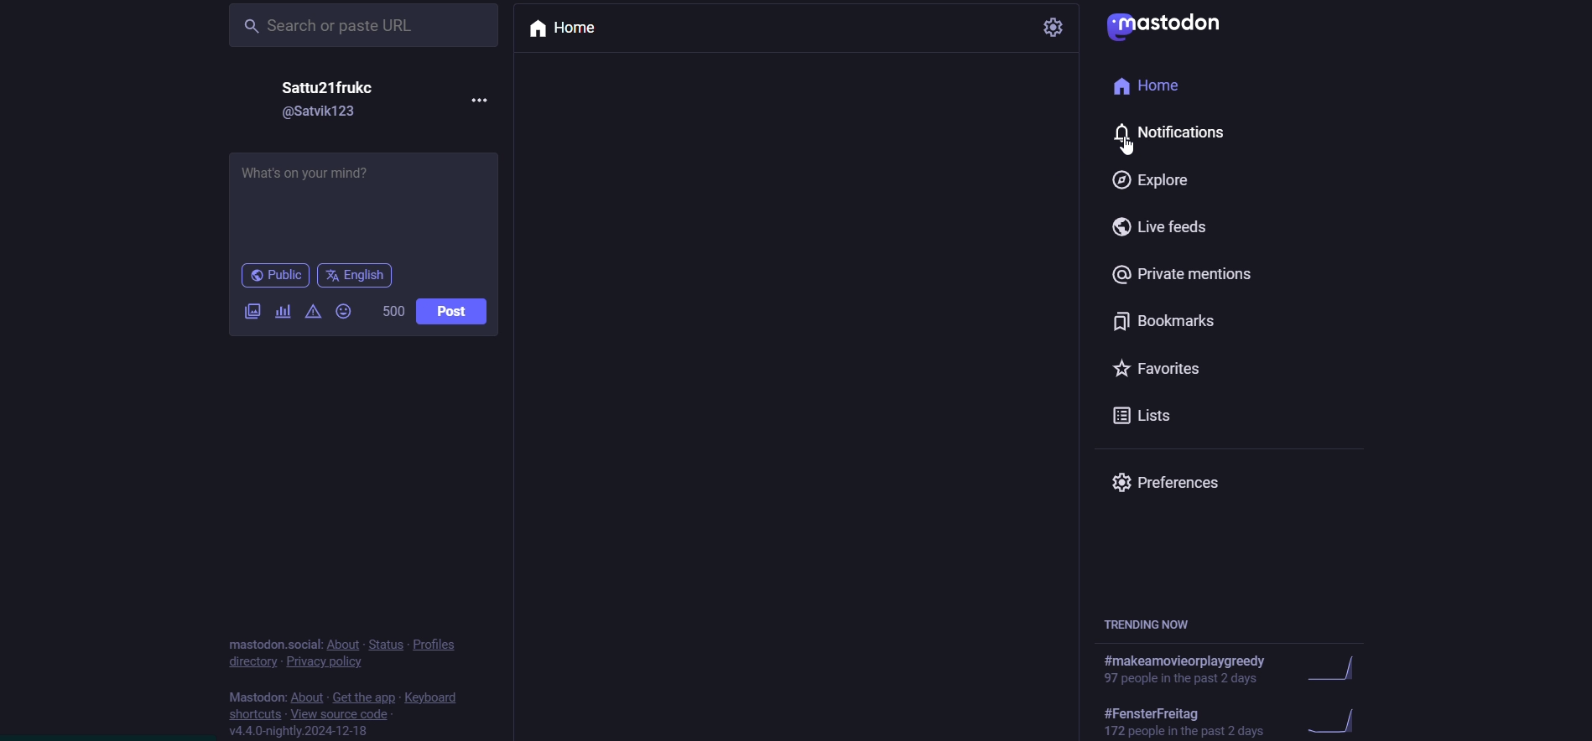 The width and height of the screenshot is (1592, 741). Describe the element at coordinates (361, 205) in the screenshot. I see `What's on your mind?` at that location.